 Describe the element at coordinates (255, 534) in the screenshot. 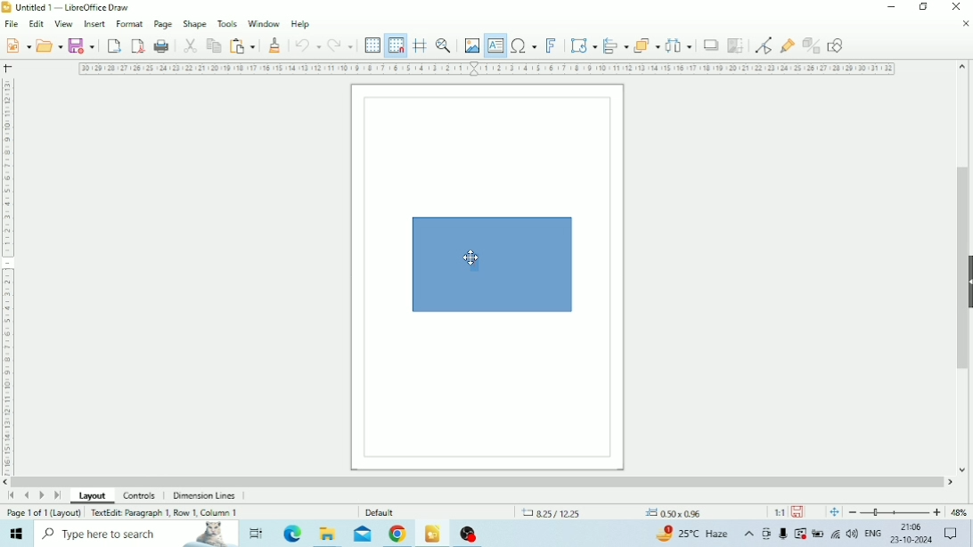

I see `Task View` at that location.